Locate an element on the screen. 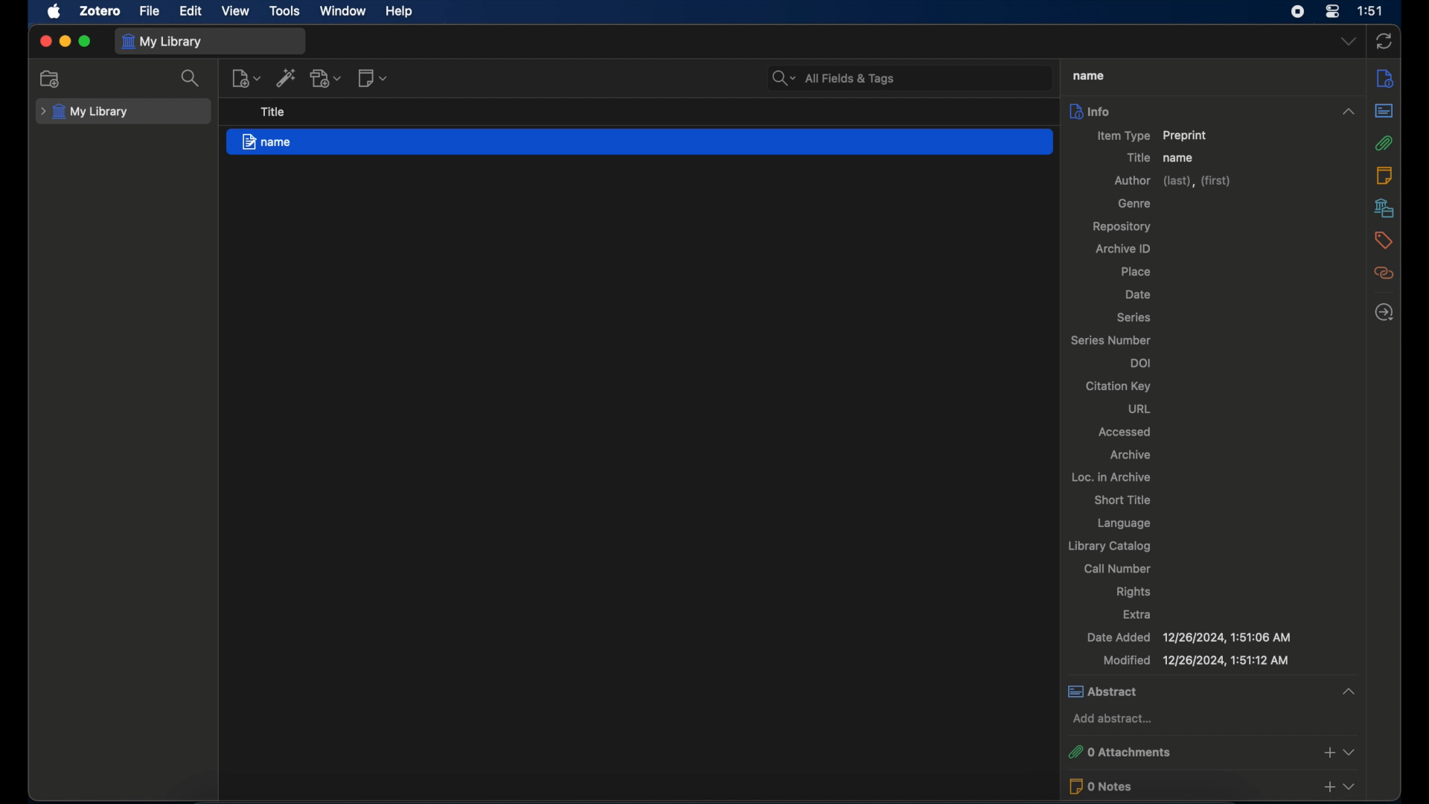 The image size is (1429, 804). name is located at coordinates (638, 141).